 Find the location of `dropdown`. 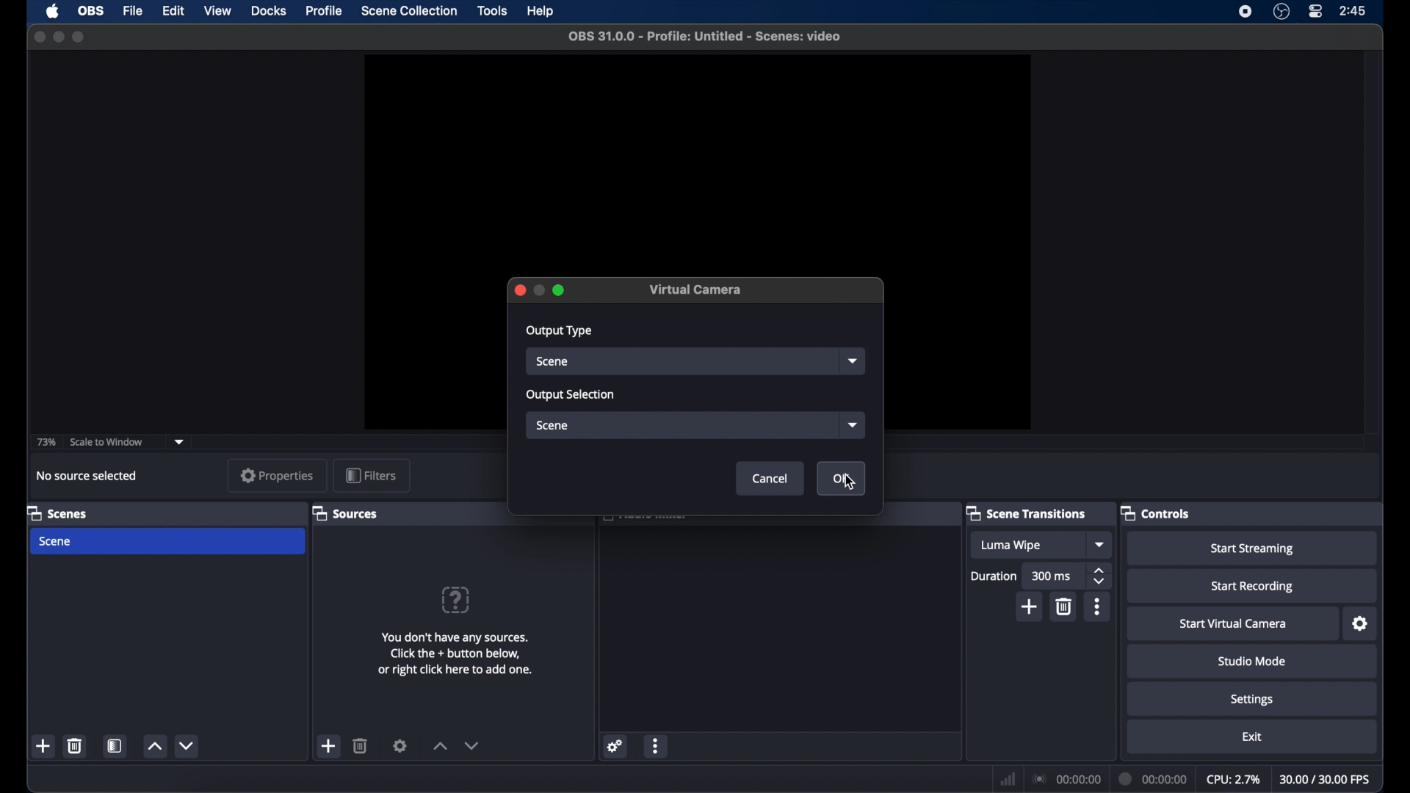

dropdown is located at coordinates (180, 441).